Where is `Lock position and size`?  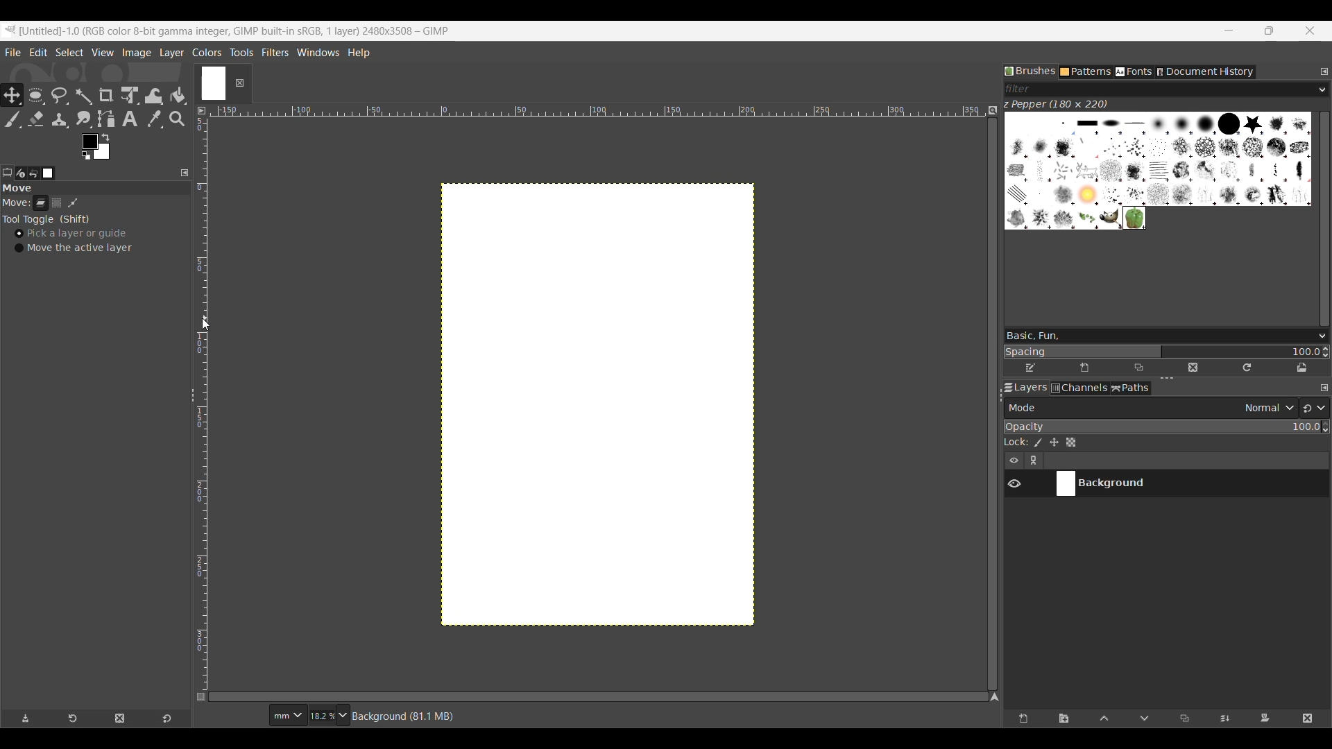 Lock position and size is located at coordinates (1054, 442).